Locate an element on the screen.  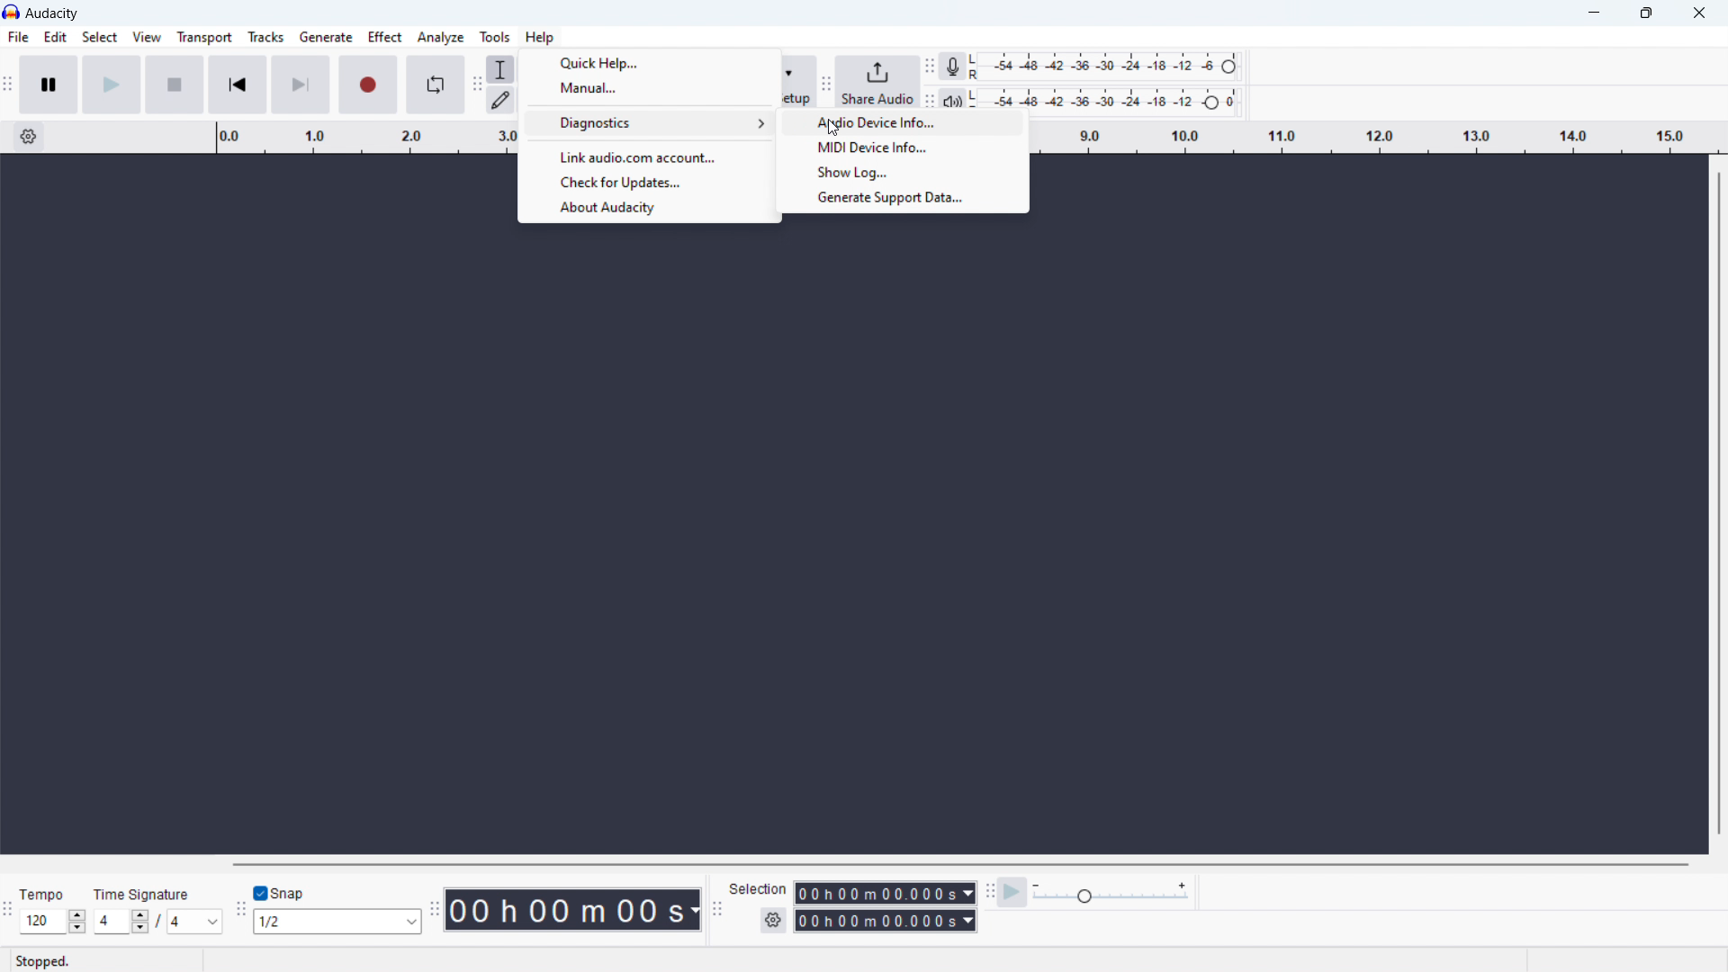
playback meter is located at coordinates (953, 98).